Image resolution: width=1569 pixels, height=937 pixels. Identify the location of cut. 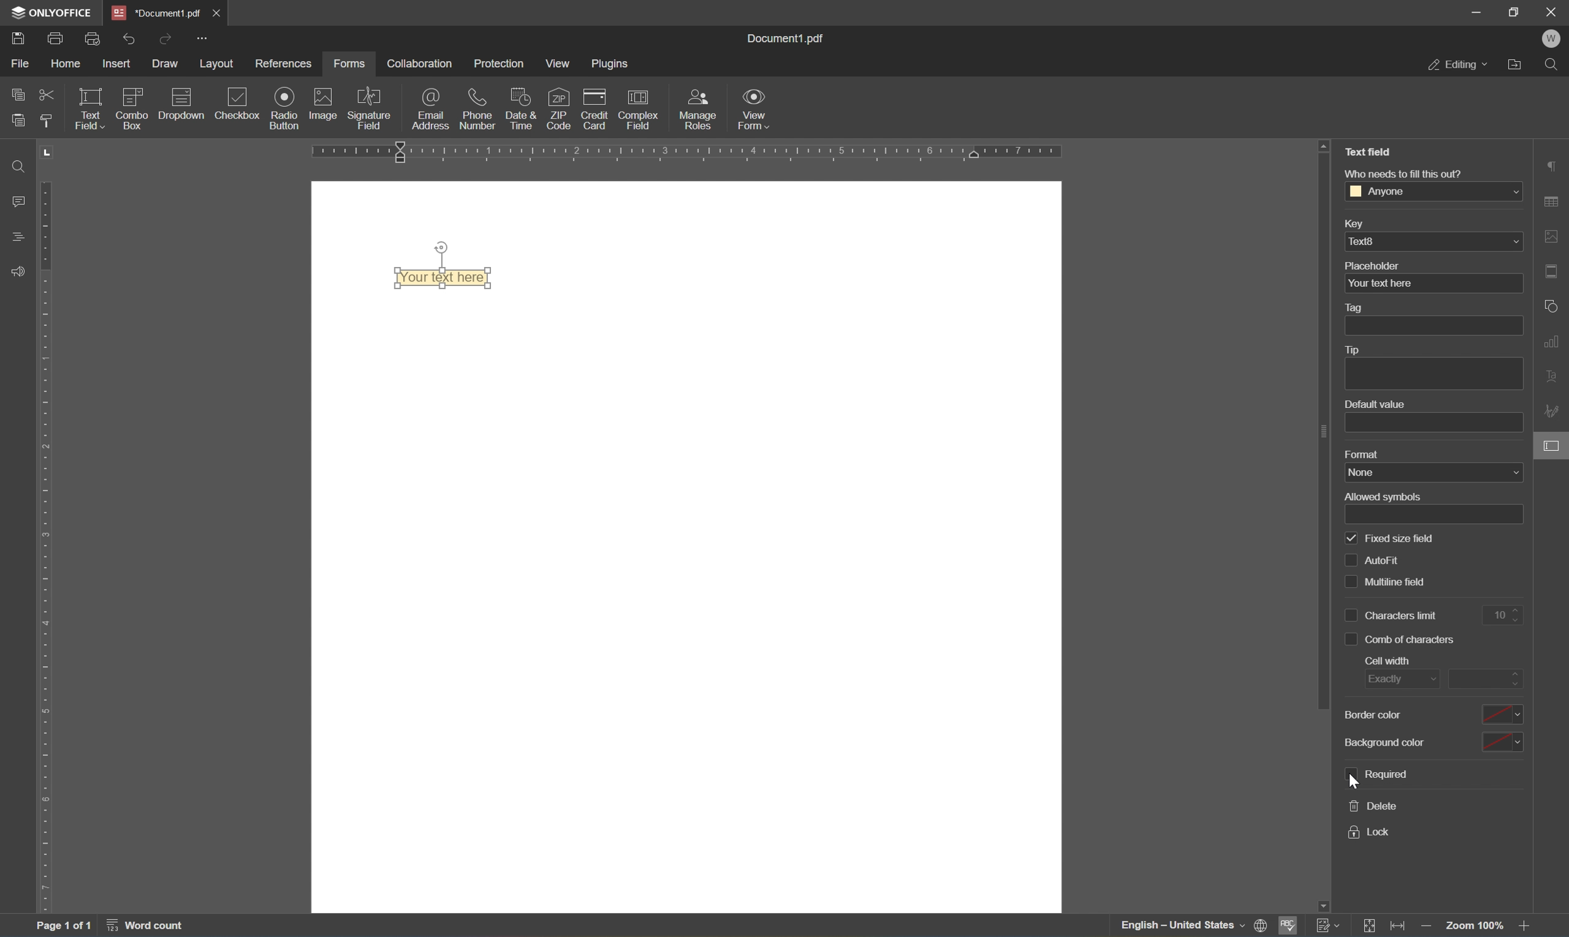
(45, 95).